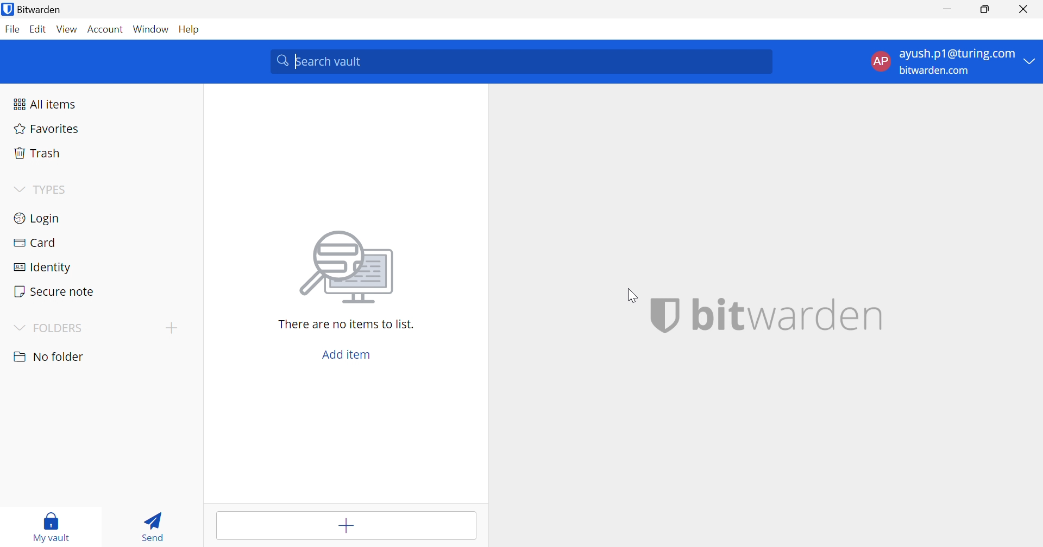  Describe the element at coordinates (53, 524) in the screenshot. I see `My vault` at that location.